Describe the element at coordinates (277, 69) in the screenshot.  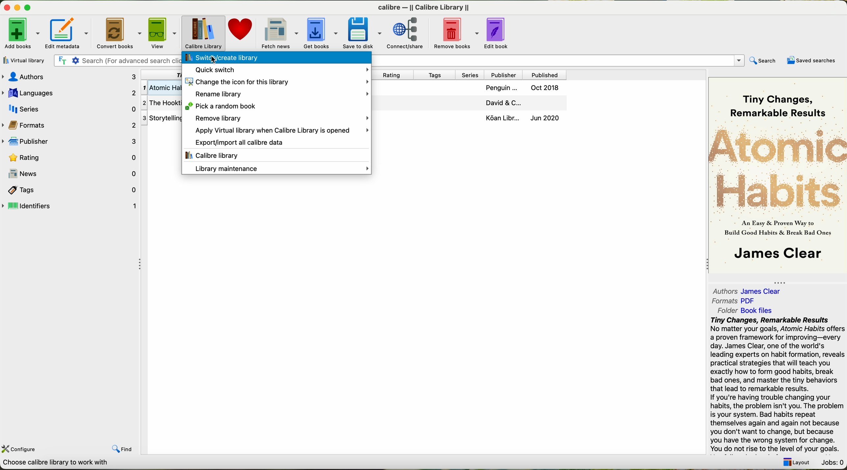
I see `quick switch` at that location.